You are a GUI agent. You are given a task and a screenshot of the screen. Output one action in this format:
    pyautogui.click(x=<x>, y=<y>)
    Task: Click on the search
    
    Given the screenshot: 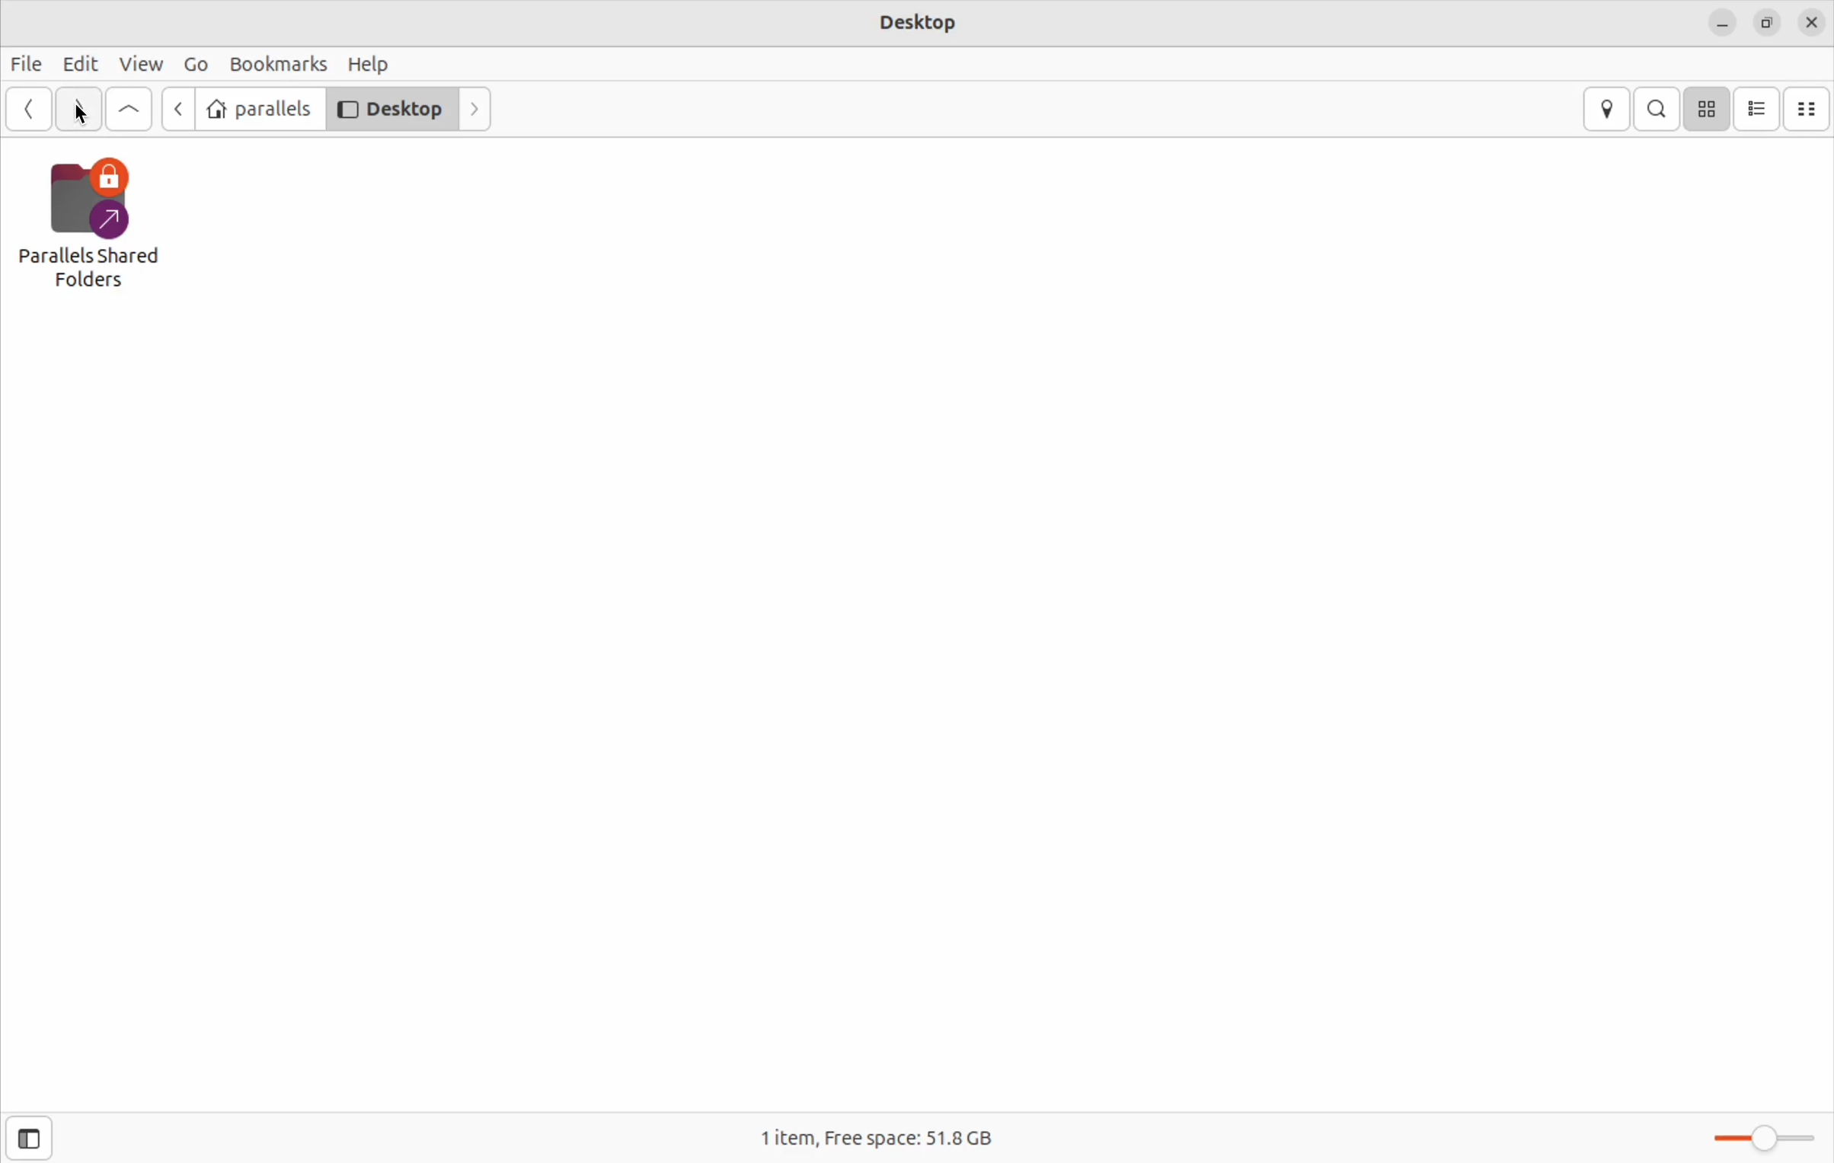 What is the action you would take?
    pyautogui.click(x=1657, y=108)
    